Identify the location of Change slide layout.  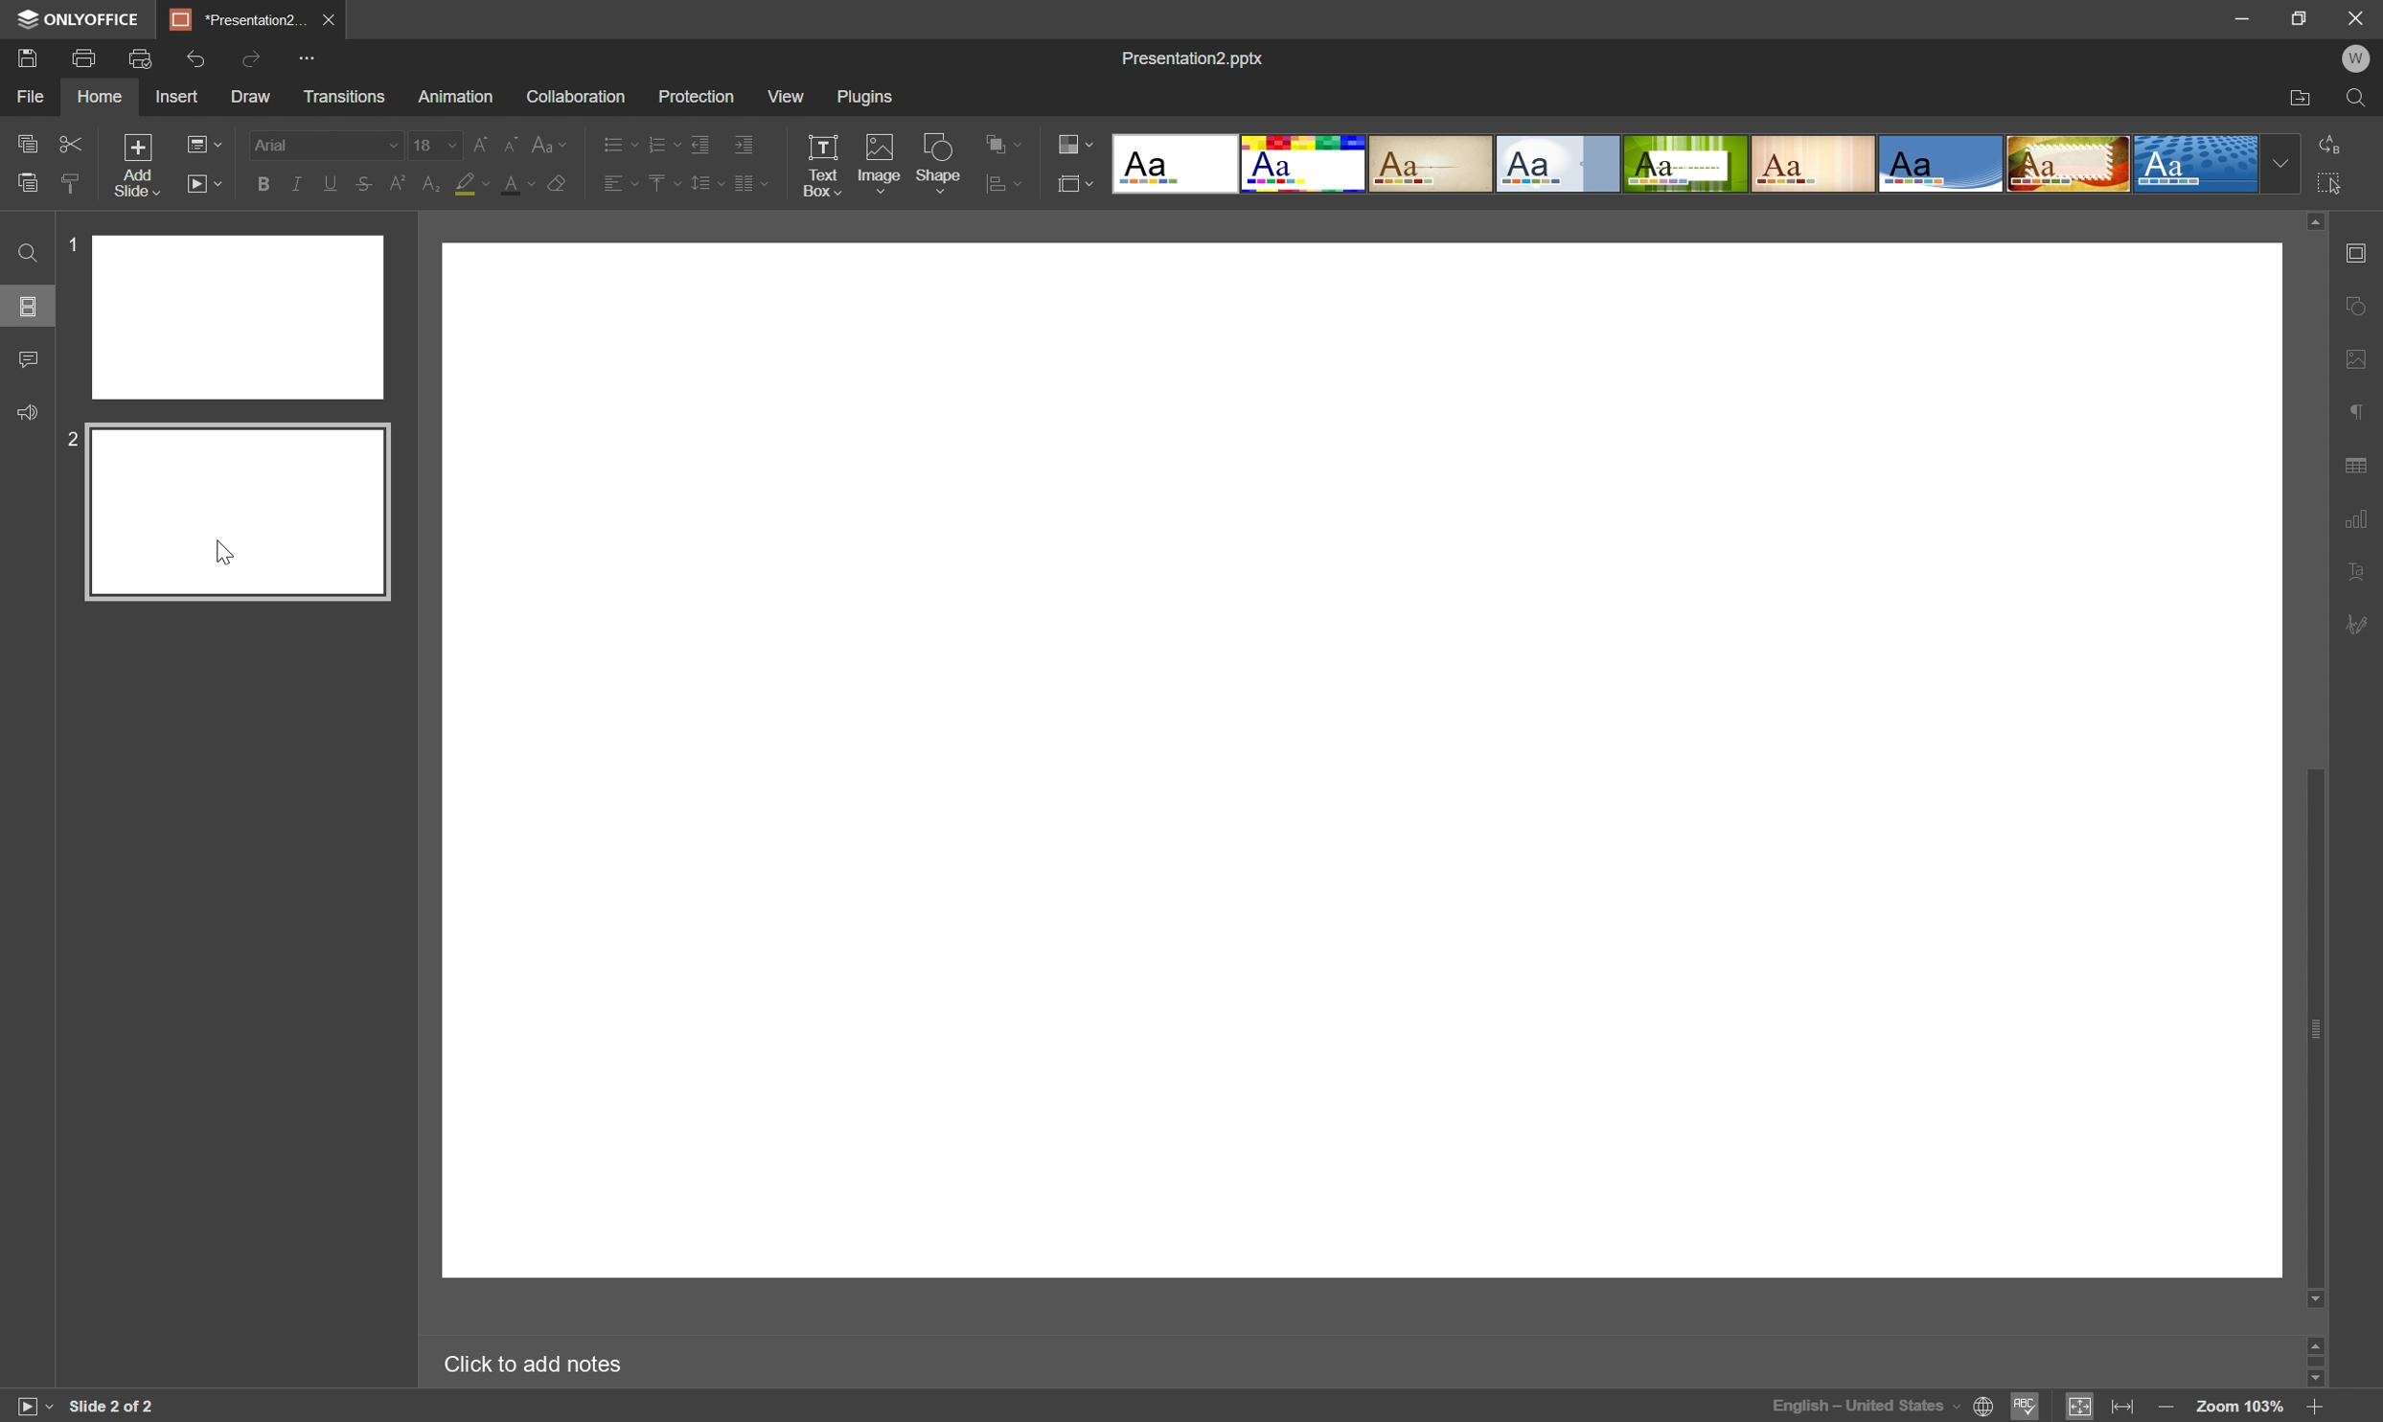
(204, 145).